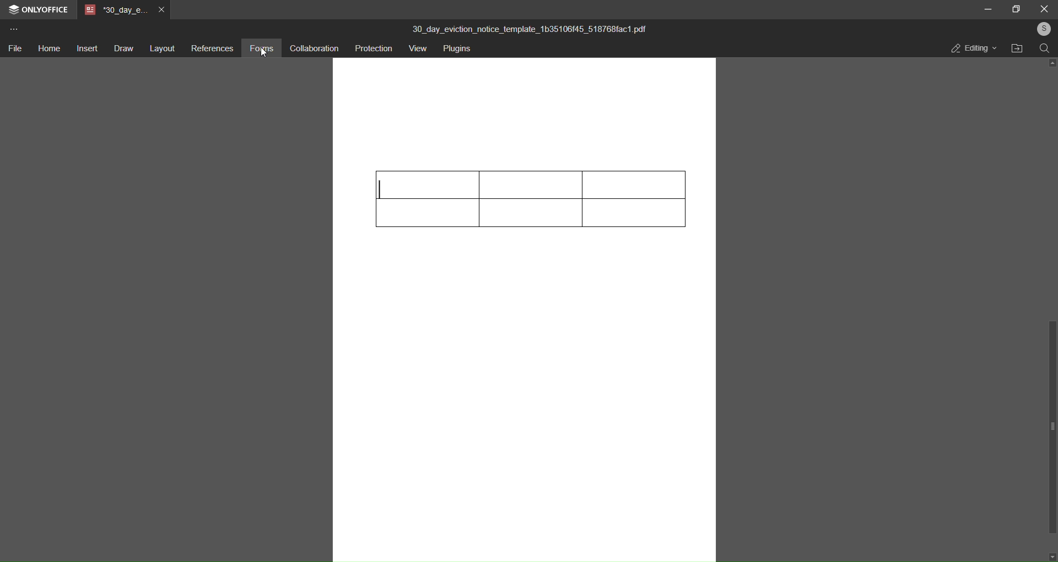  I want to click on title, so click(530, 30).